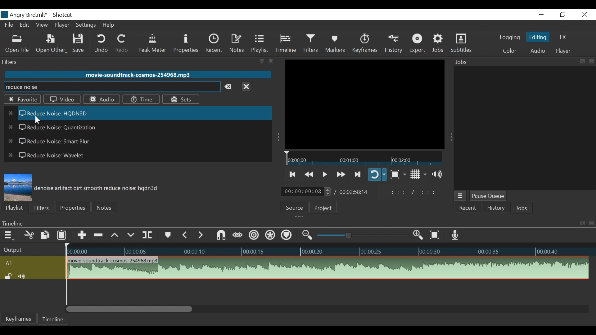  What do you see at coordinates (17, 185) in the screenshot?
I see `Picture` at bounding box center [17, 185].